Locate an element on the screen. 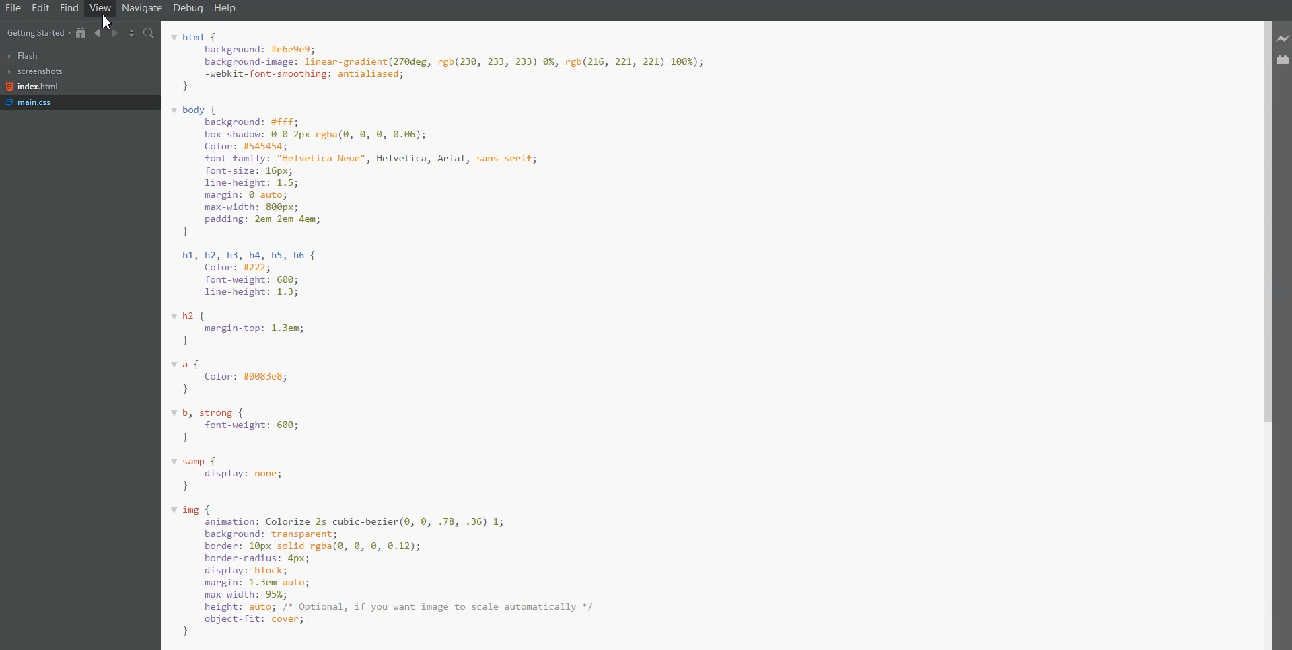 The height and width of the screenshot is (650, 1292). Edit is located at coordinates (41, 8).